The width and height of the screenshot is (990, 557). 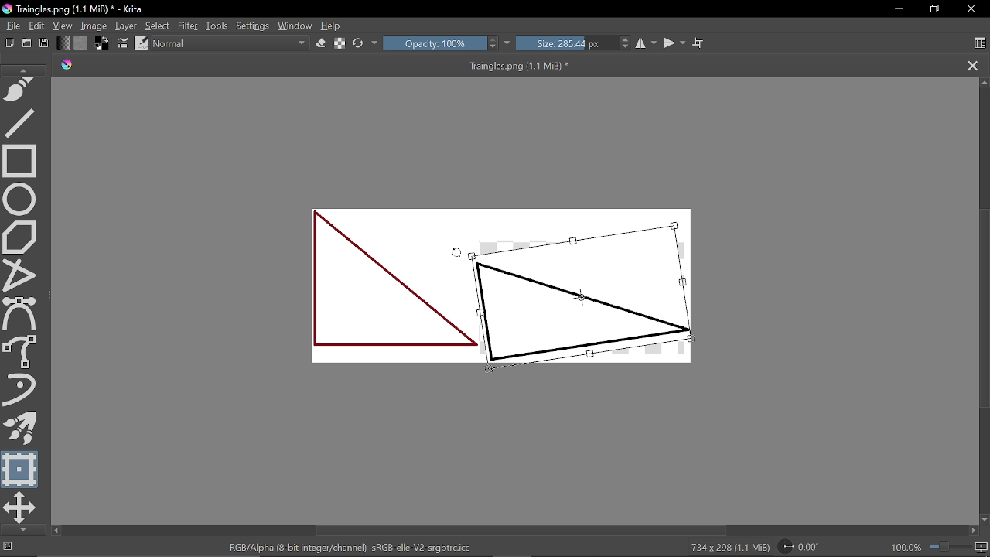 I want to click on Freehand path tool, so click(x=22, y=91).